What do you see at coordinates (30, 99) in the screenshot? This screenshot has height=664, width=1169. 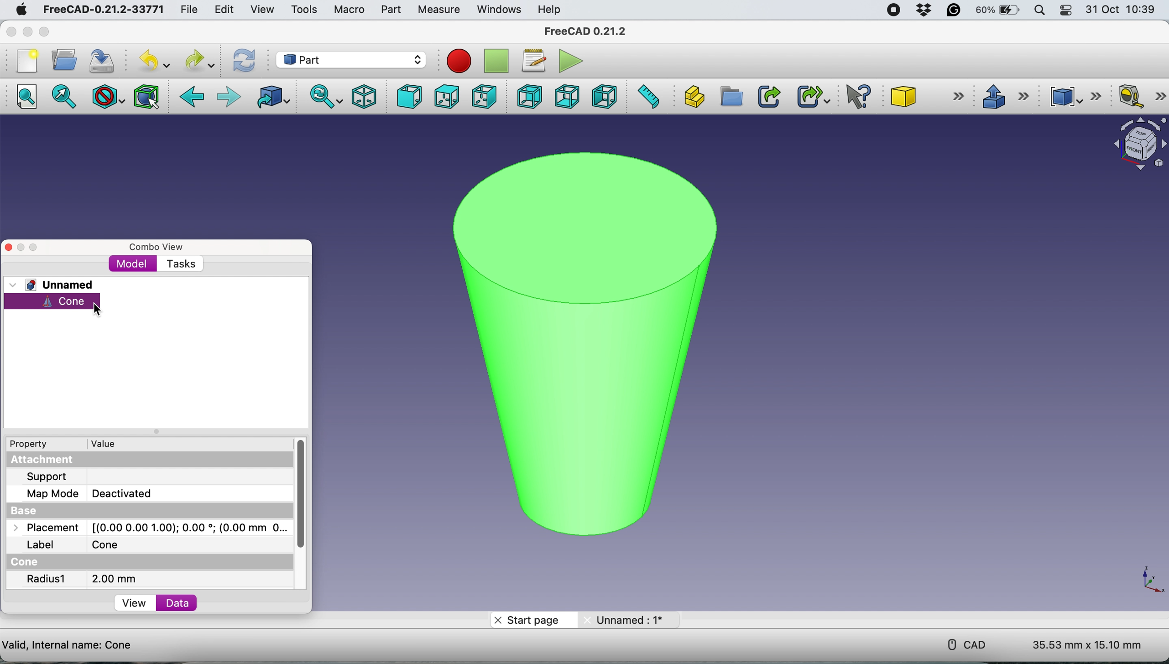 I see `fit all` at bounding box center [30, 99].